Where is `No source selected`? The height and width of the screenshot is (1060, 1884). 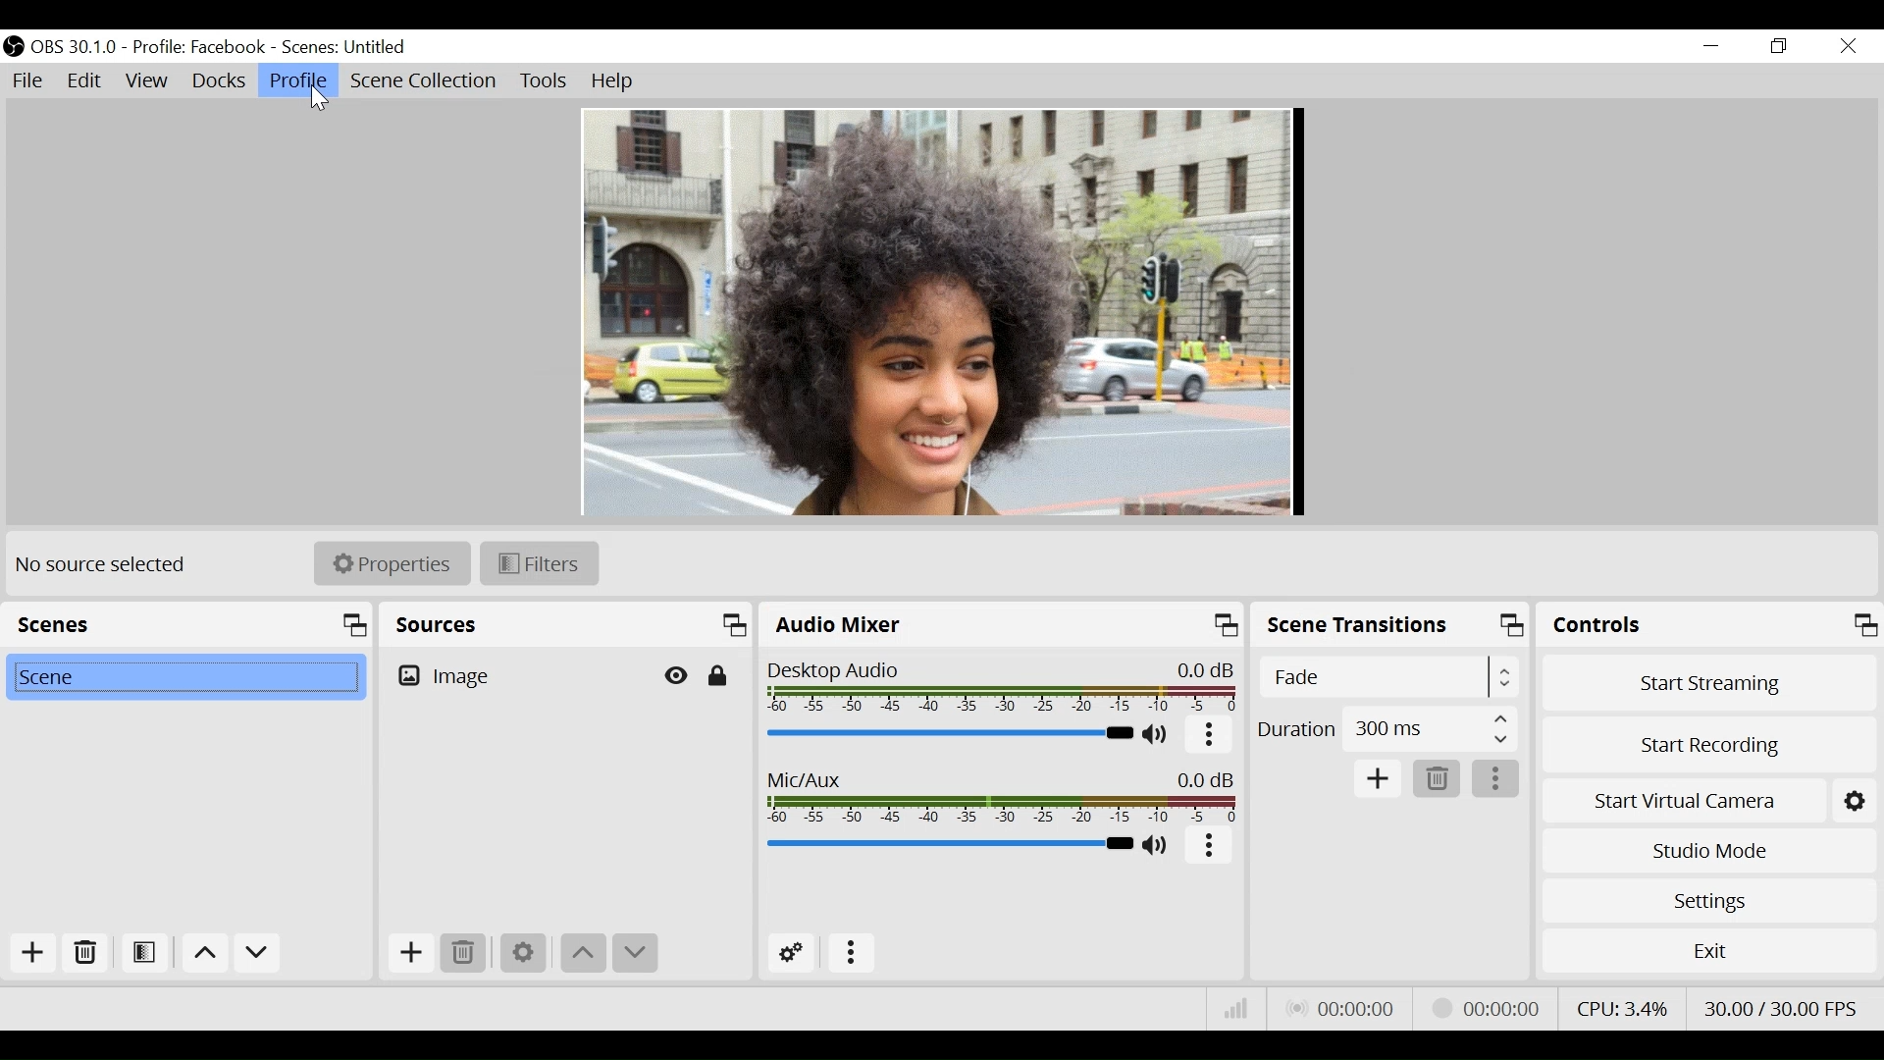
No source selected is located at coordinates (108, 565).